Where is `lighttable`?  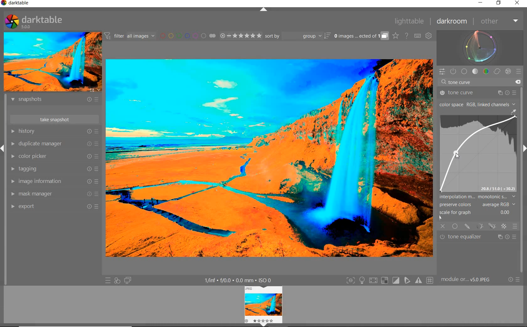
lighttable is located at coordinates (411, 21).